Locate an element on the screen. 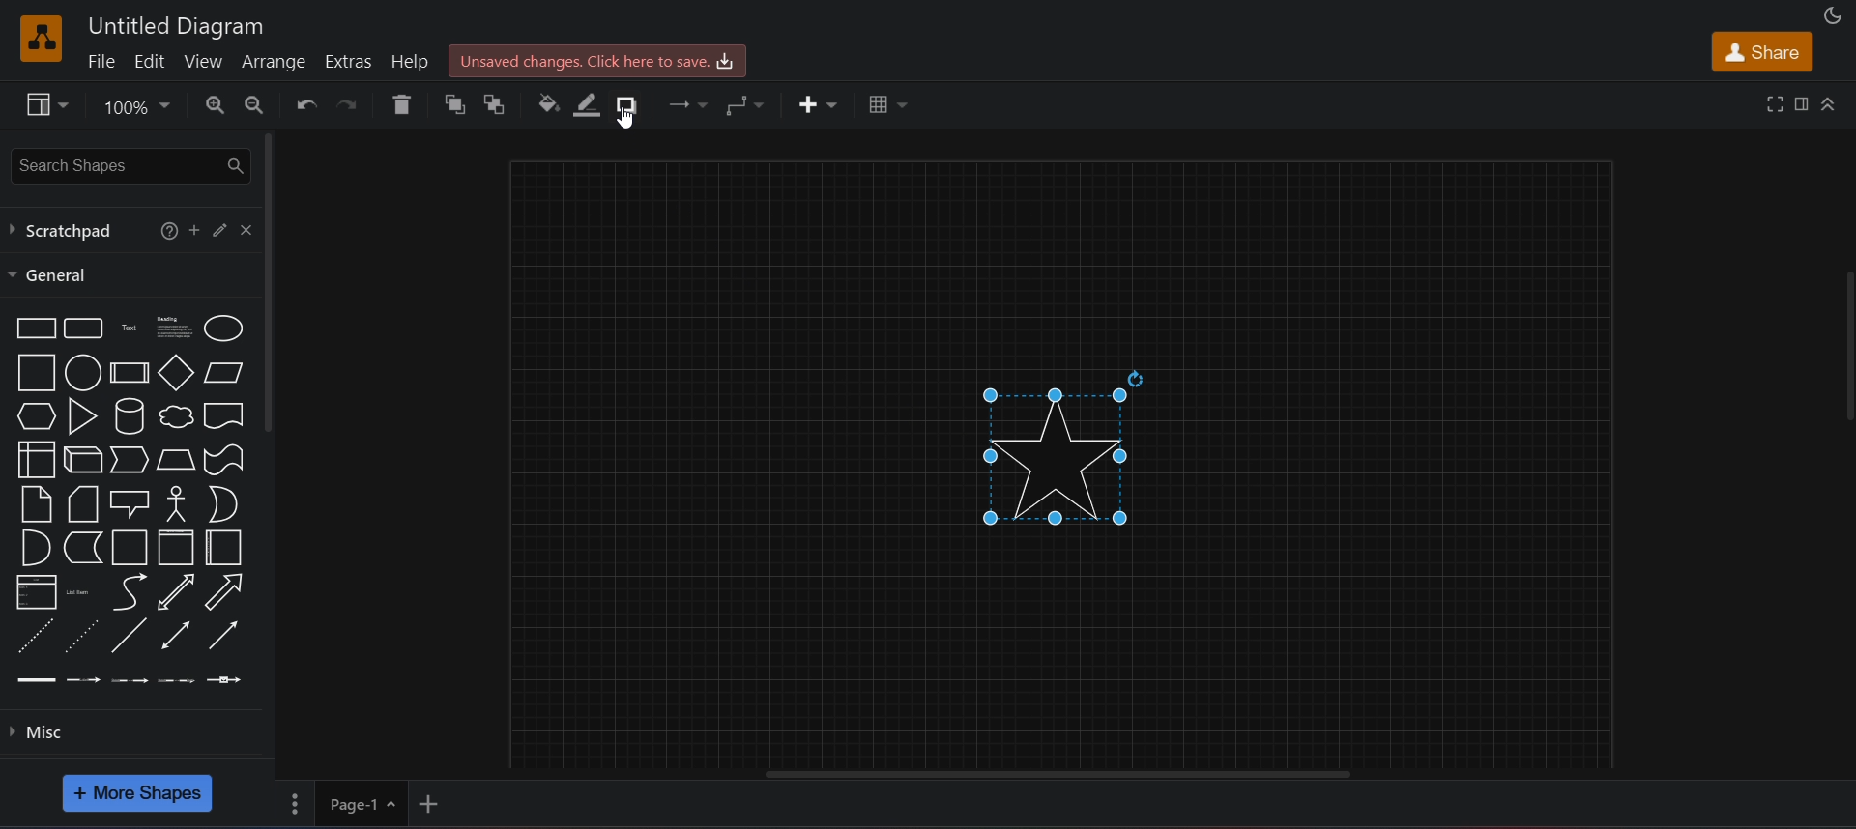 Image resolution: width=1856 pixels, height=829 pixels. horizontal container is located at coordinates (225, 548).